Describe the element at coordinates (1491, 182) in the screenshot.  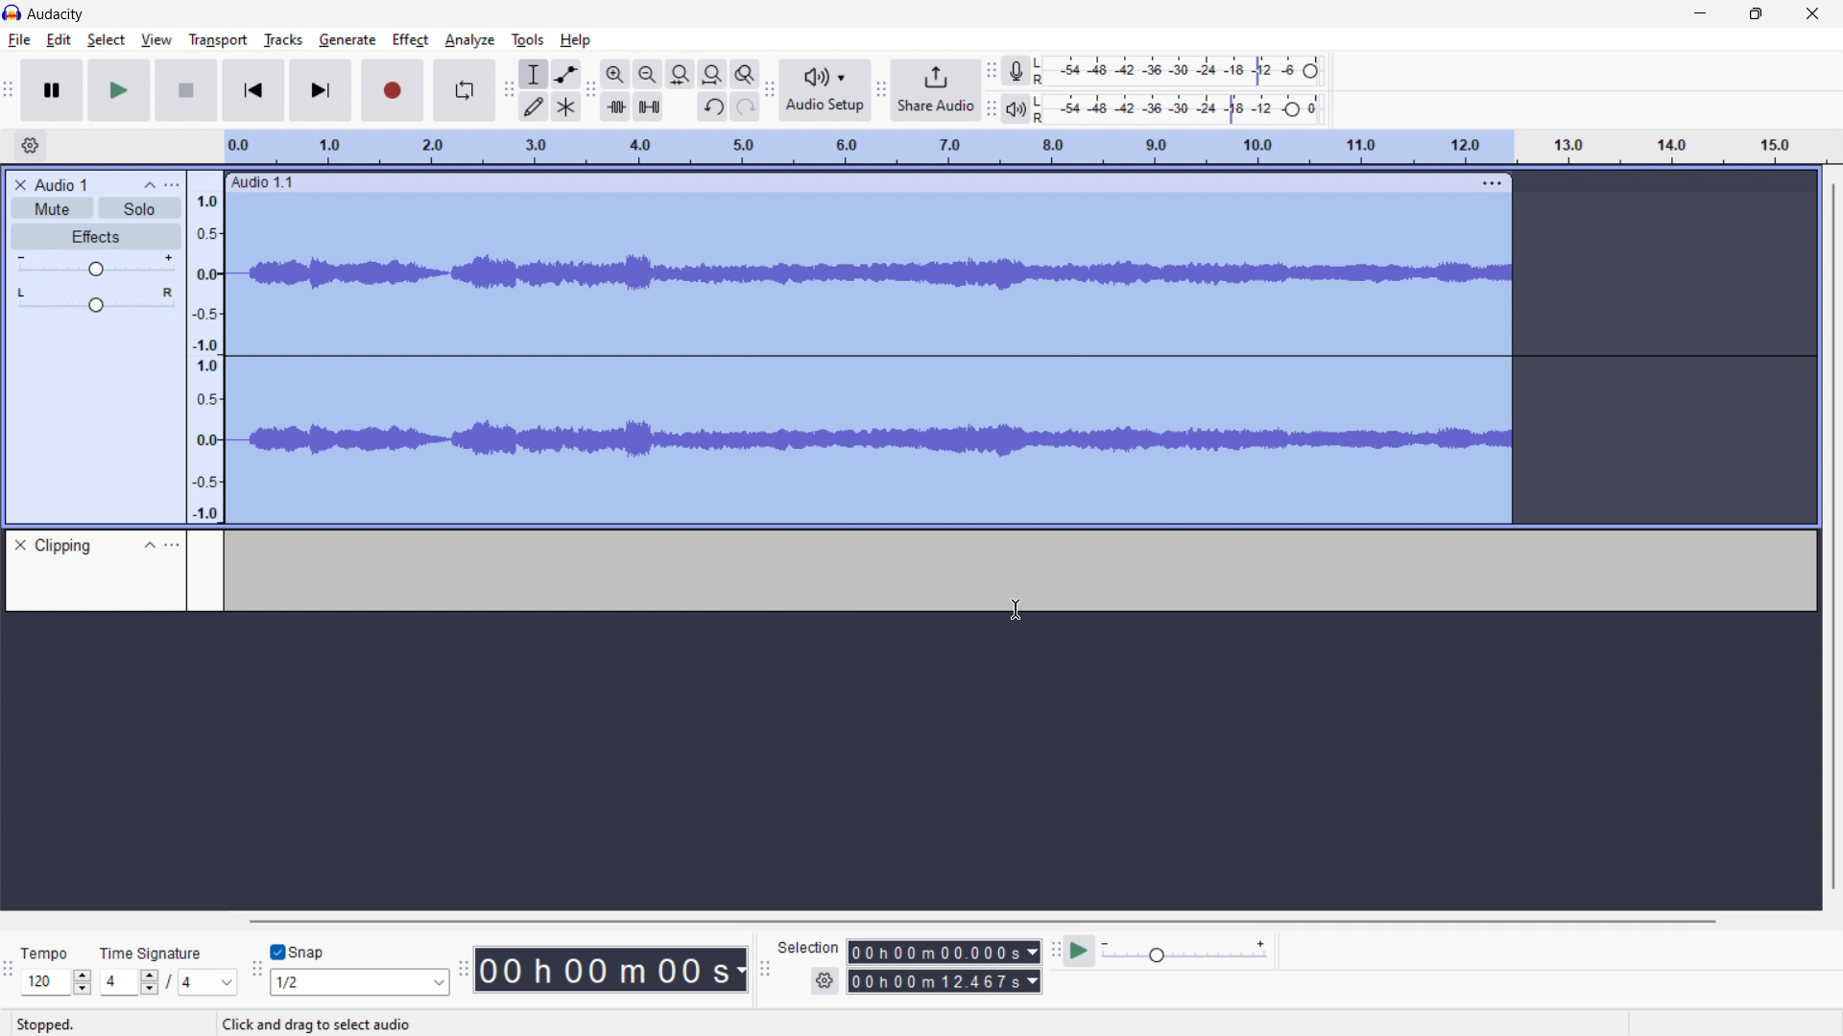
I see `track options` at that location.